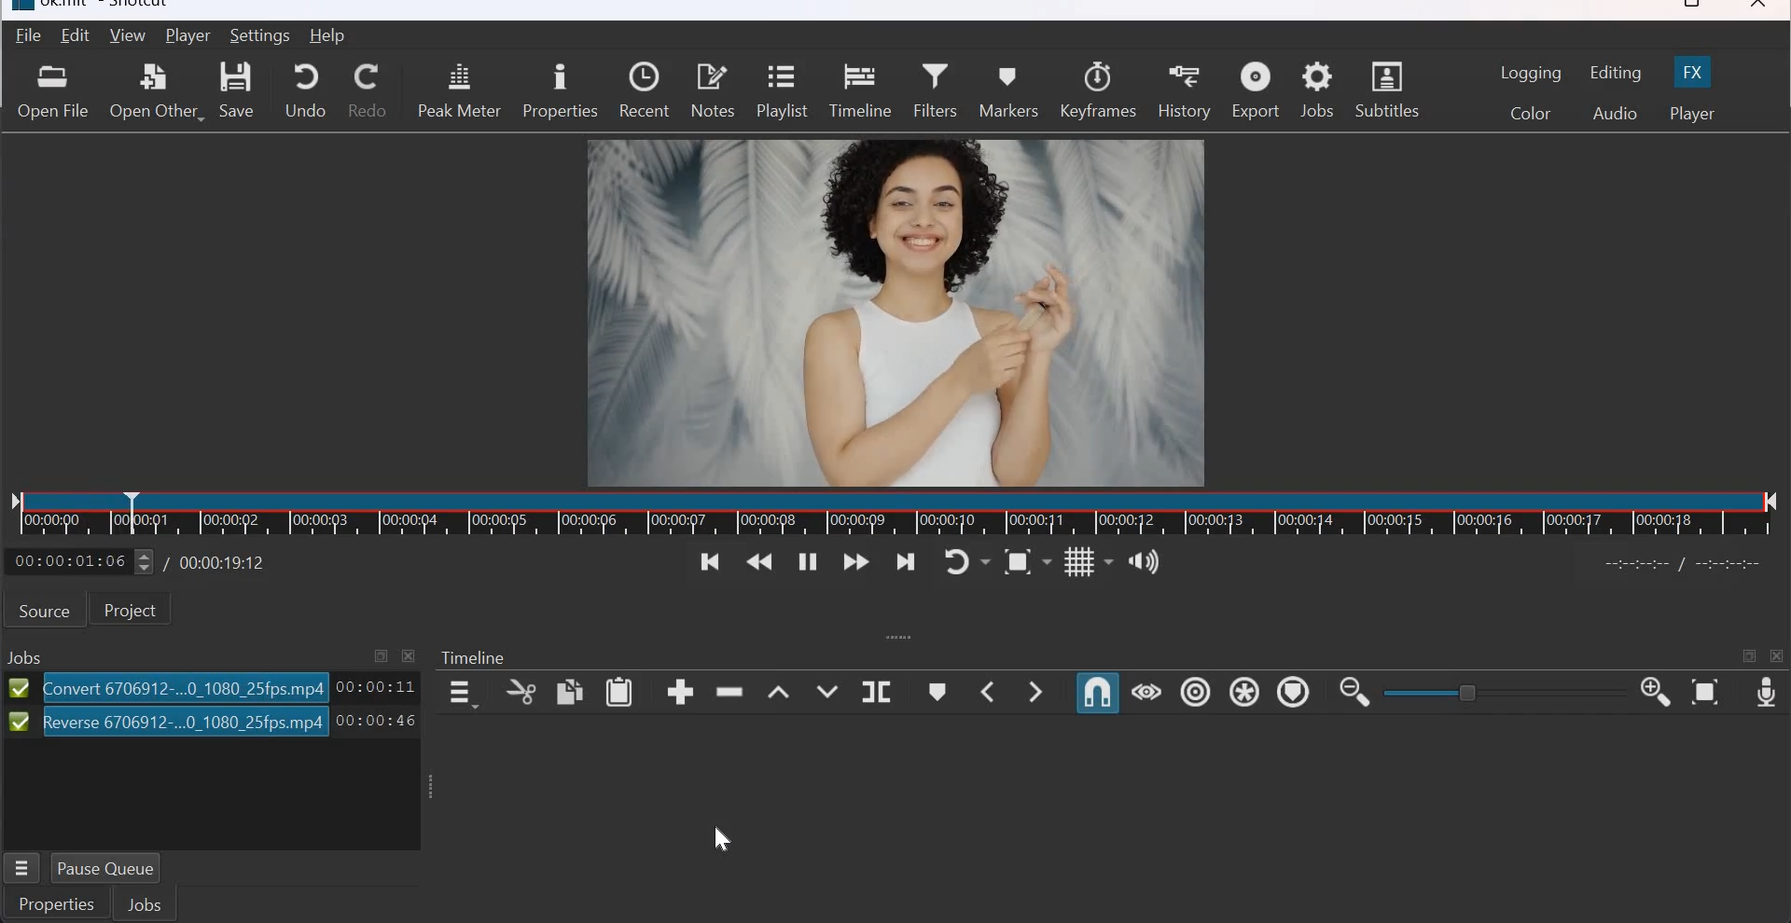  Describe the element at coordinates (907, 562) in the screenshot. I see `Skip to the next point` at that location.